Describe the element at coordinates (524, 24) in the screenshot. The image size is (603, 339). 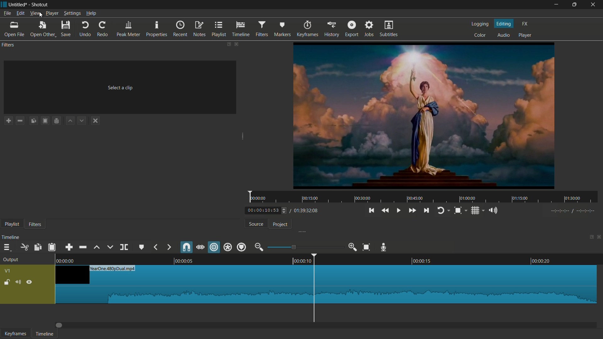
I see `fx` at that location.